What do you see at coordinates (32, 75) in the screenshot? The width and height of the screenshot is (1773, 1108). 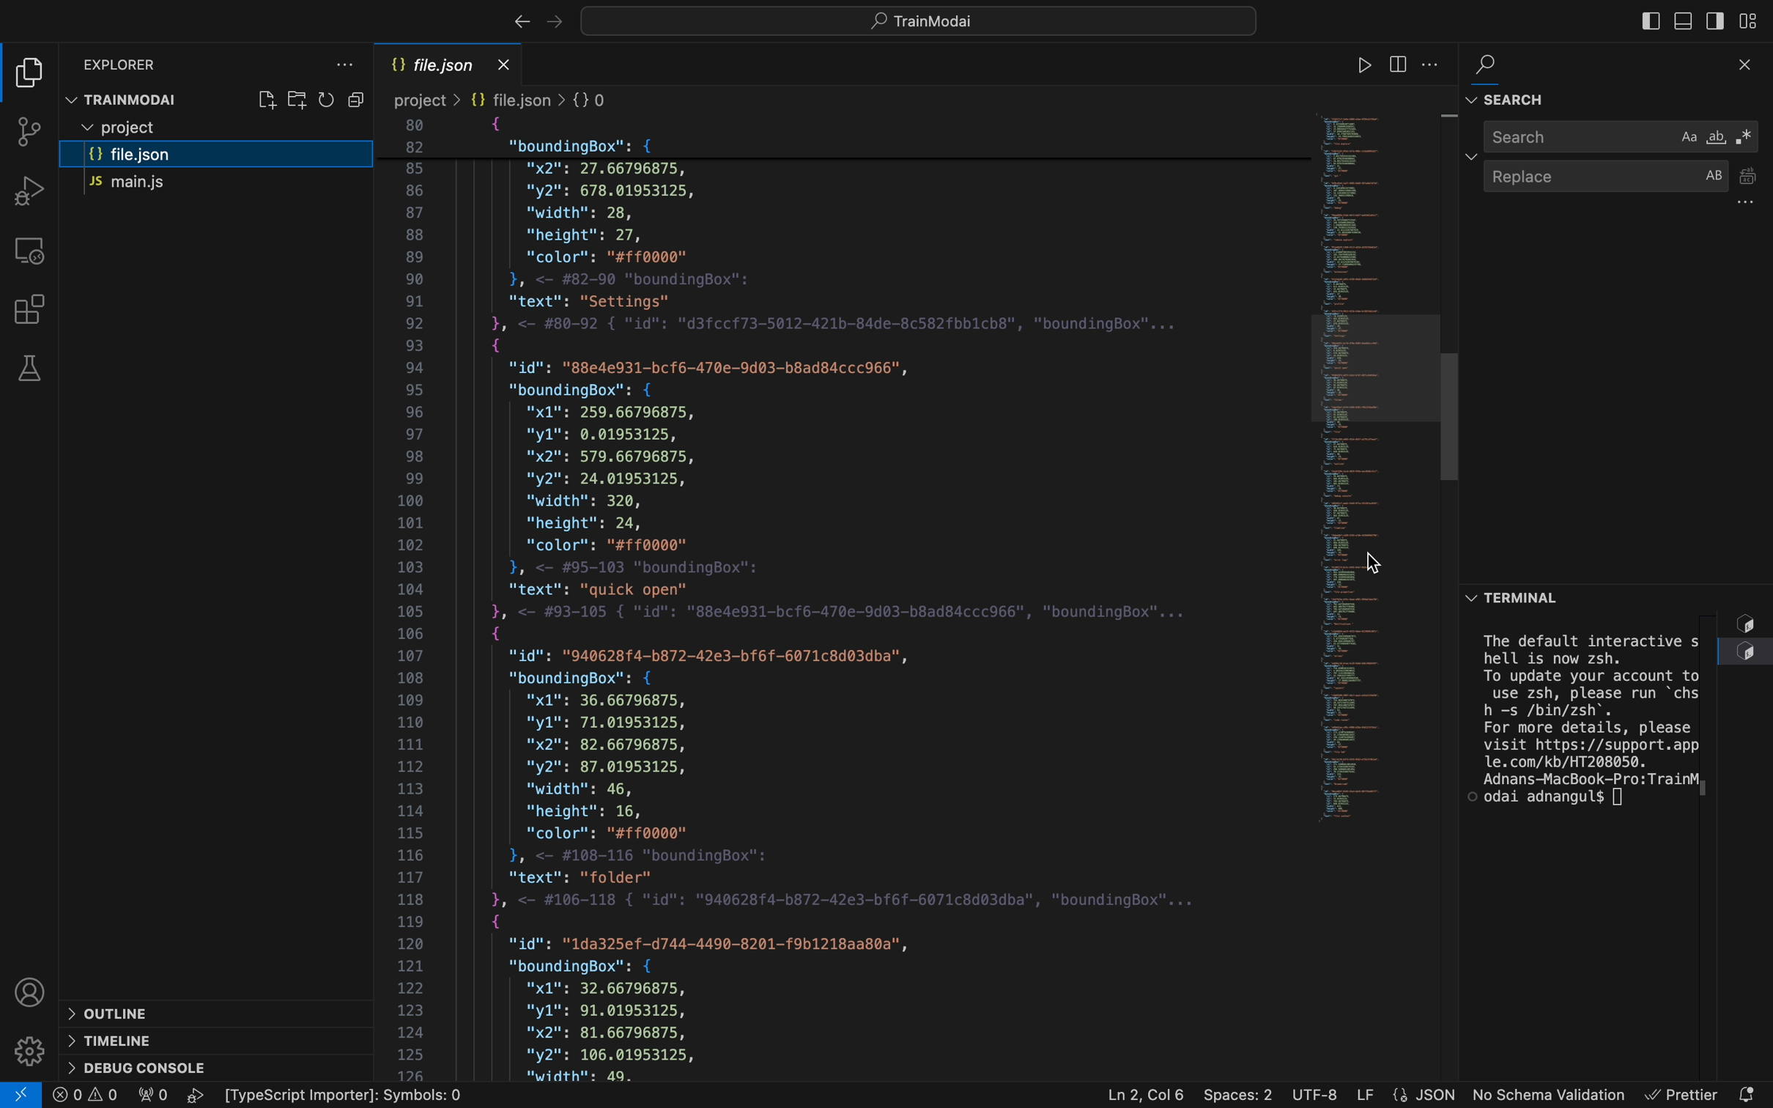 I see `file explorer ` at bounding box center [32, 75].